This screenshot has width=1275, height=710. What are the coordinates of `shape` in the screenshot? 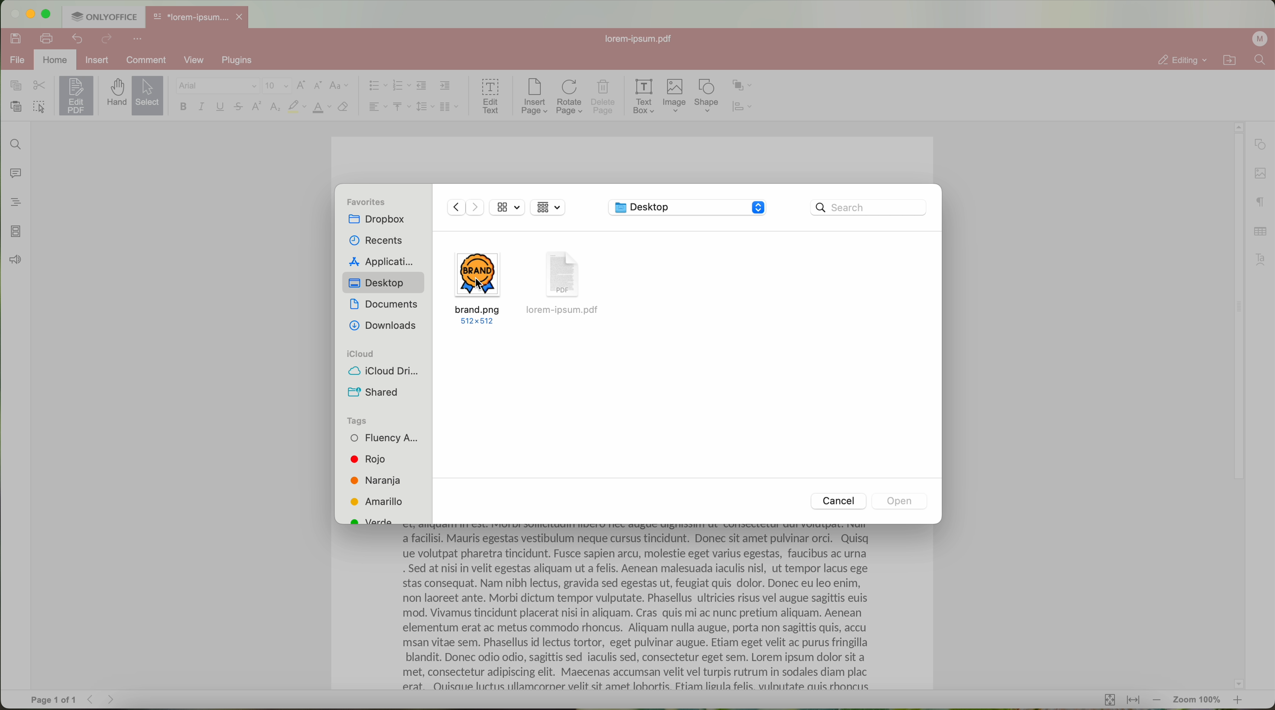 It's located at (707, 96).